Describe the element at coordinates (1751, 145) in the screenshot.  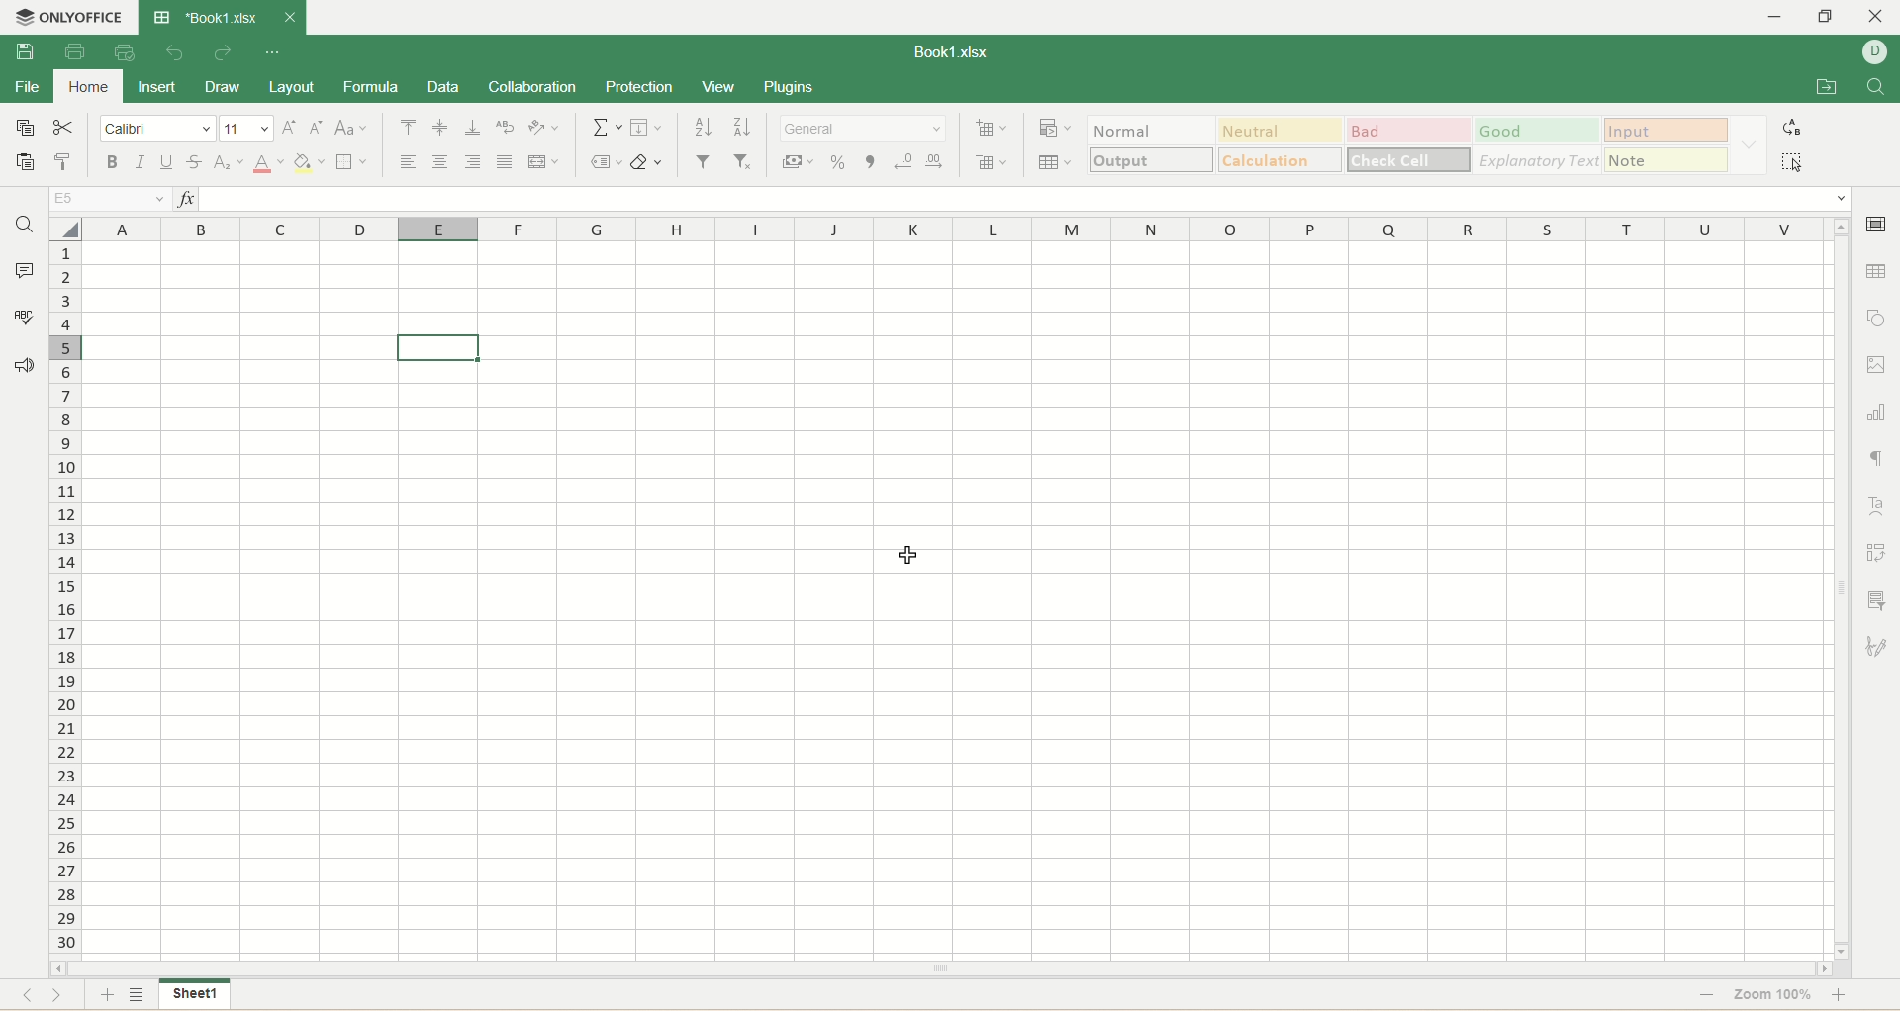
I see `formatting options` at that location.